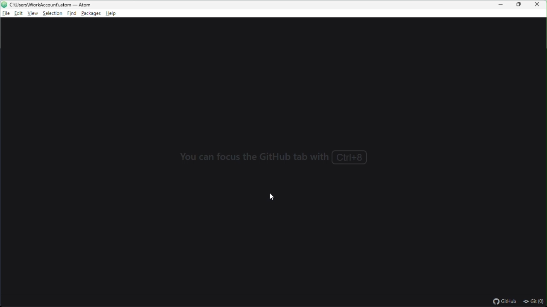  Describe the element at coordinates (271, 197) in the screenshot. I see `mouse pointer` at that location.